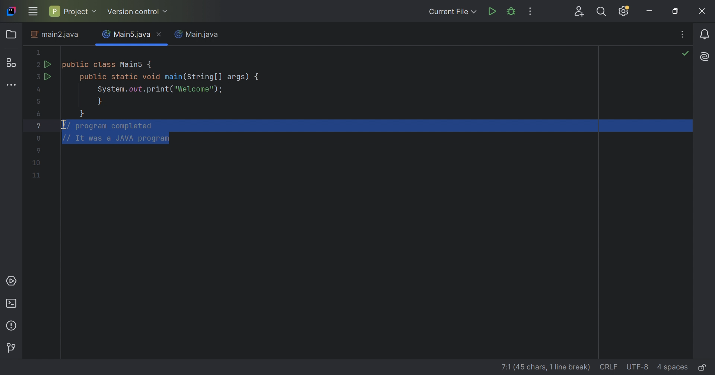  Describe the element at coordinates (703, 33) in the screenshot. I see `Notifications` at that location.